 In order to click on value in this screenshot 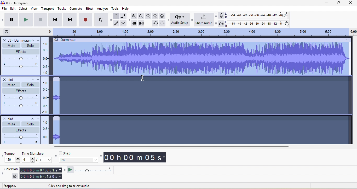, I will do `click(43, 160)`.